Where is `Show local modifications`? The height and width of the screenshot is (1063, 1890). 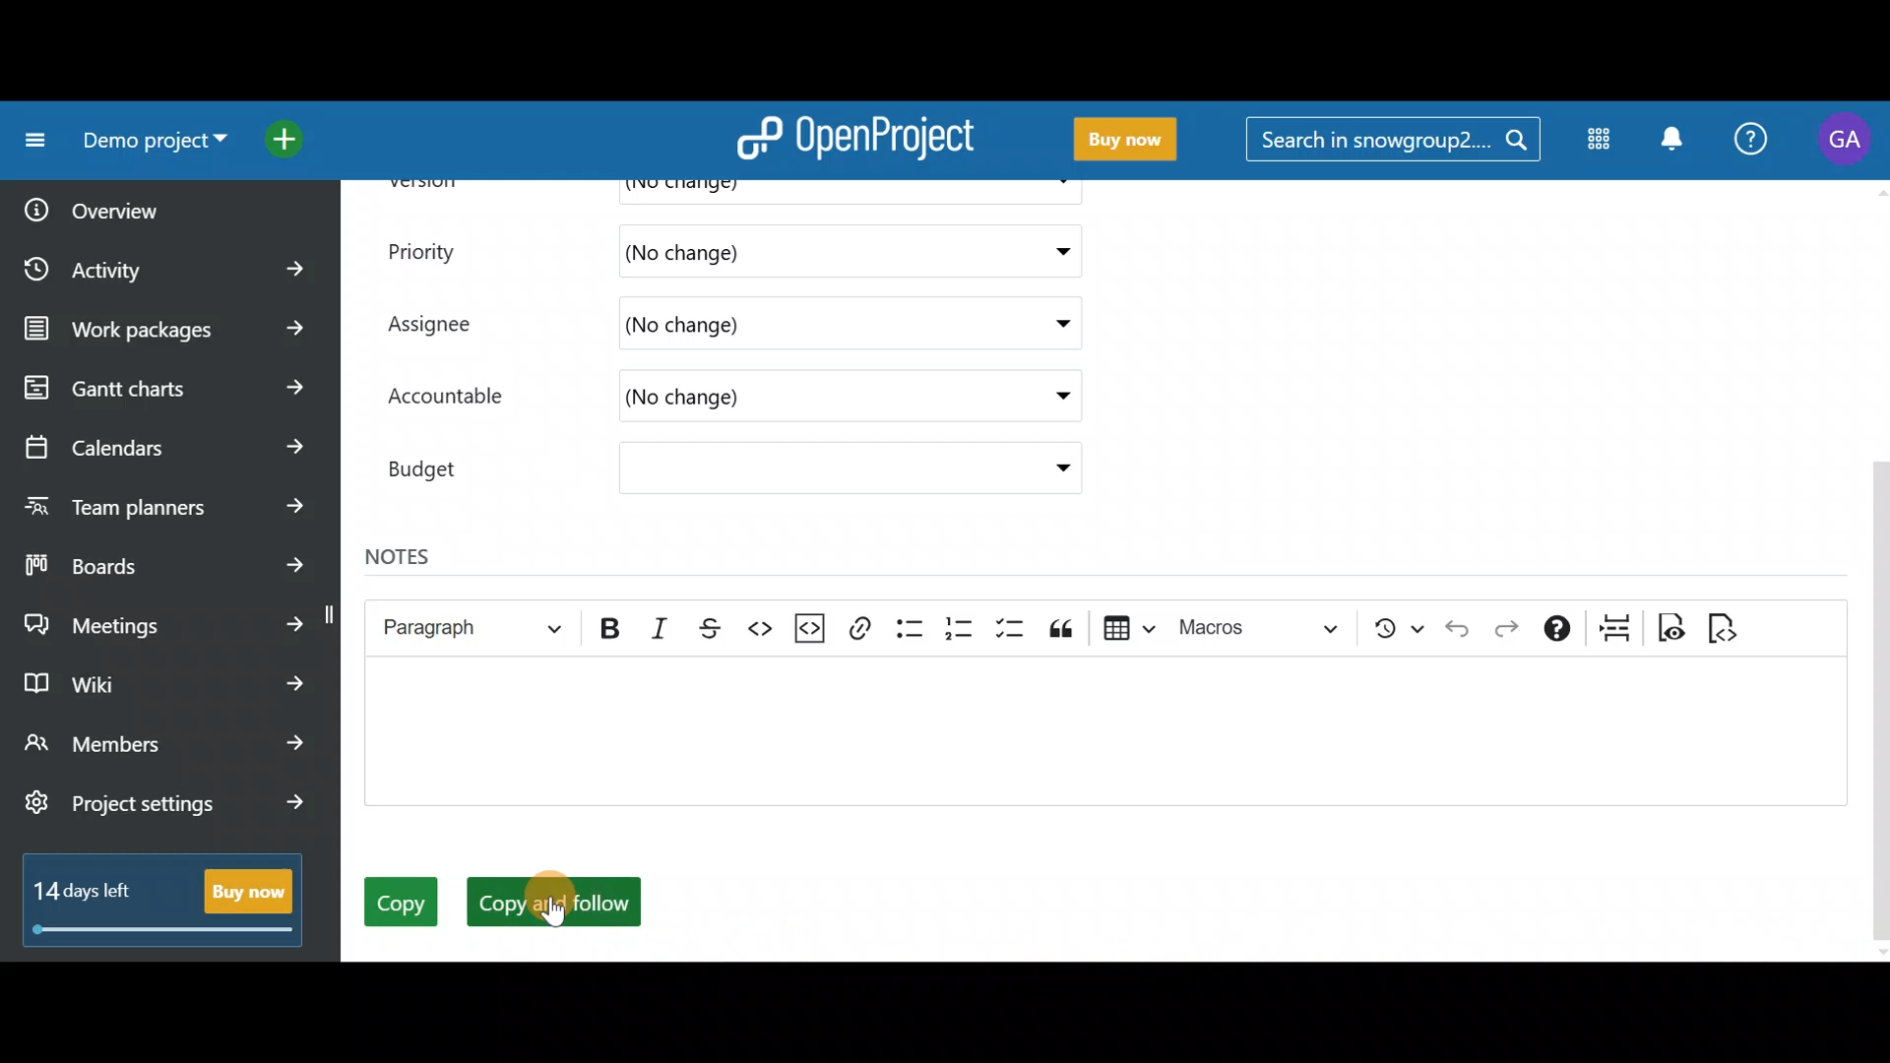
Show local modifications is located at coordinates (1400, 636).